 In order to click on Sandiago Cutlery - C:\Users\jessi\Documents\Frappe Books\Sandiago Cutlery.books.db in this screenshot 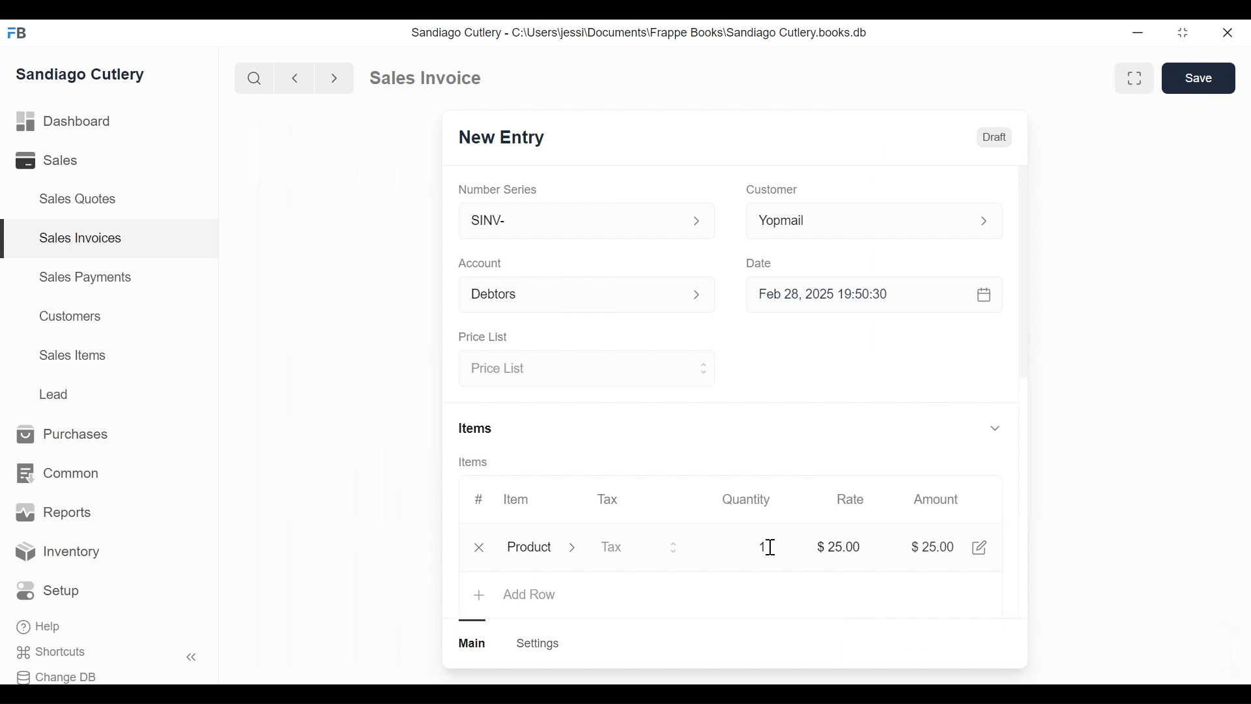, I will do `click(638, 32)`.